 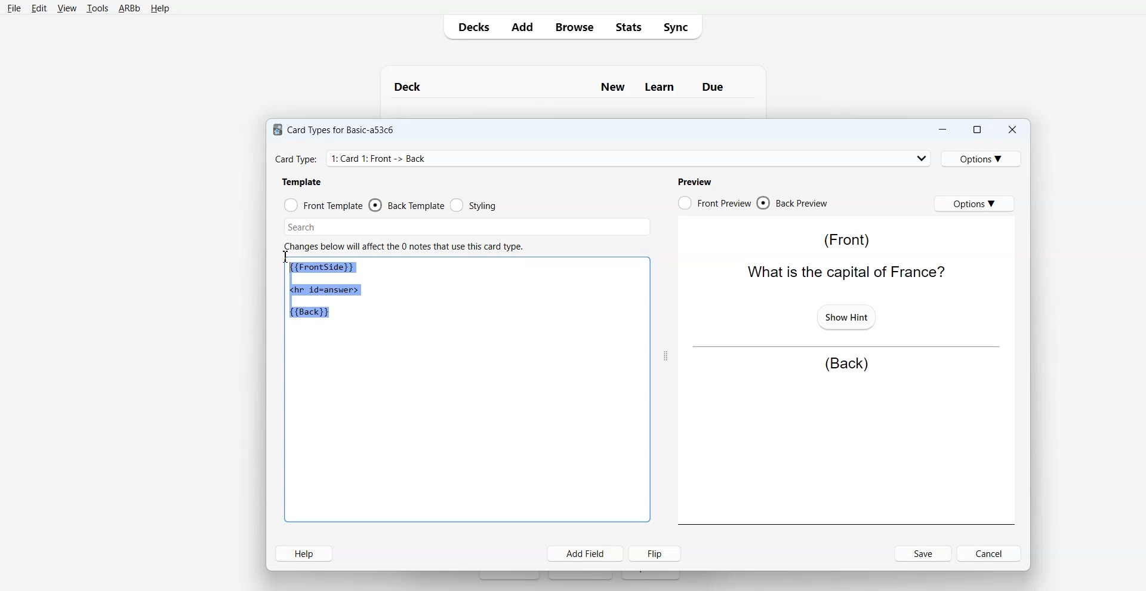 What do you see at coordinates (304, 553) in the screenshot?
I see `Help` at bounding box center [304, 553].